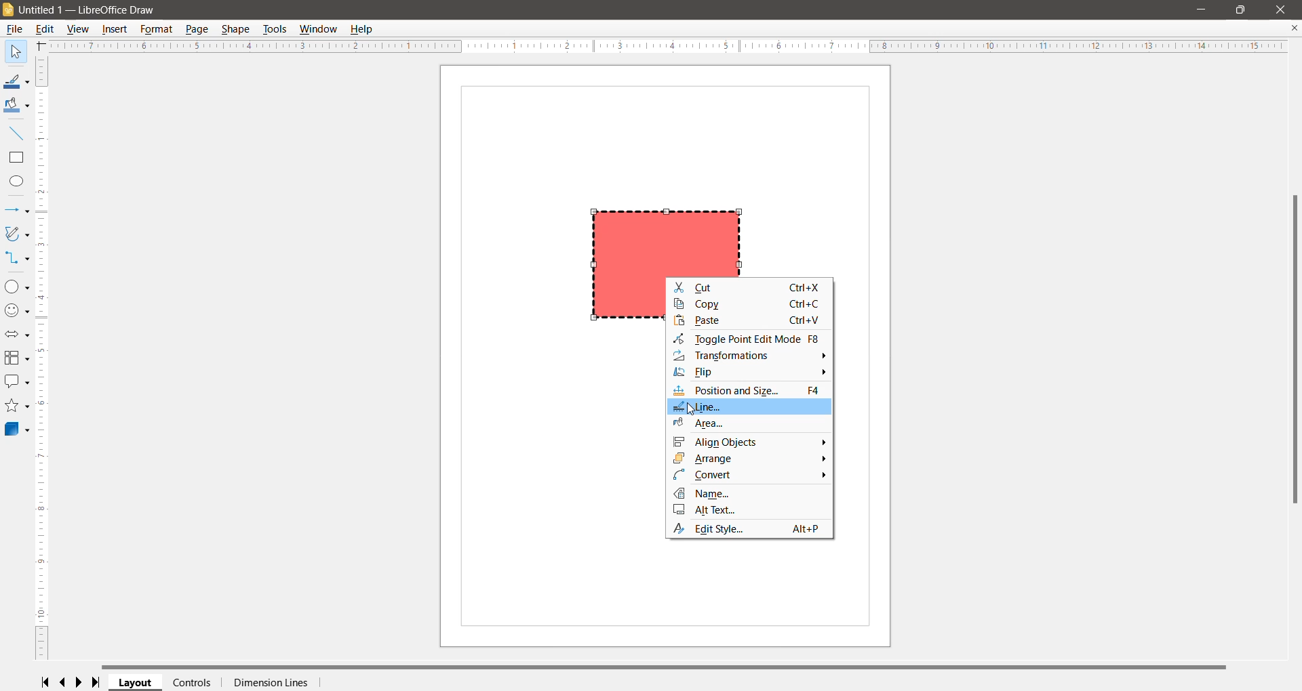  I want to click on Flip, so click(699, 373).